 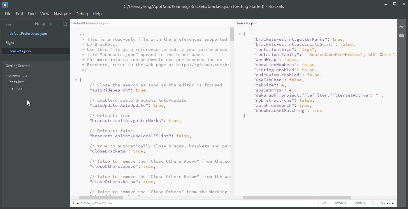 I want to click on File, so click(x=8, y=14).